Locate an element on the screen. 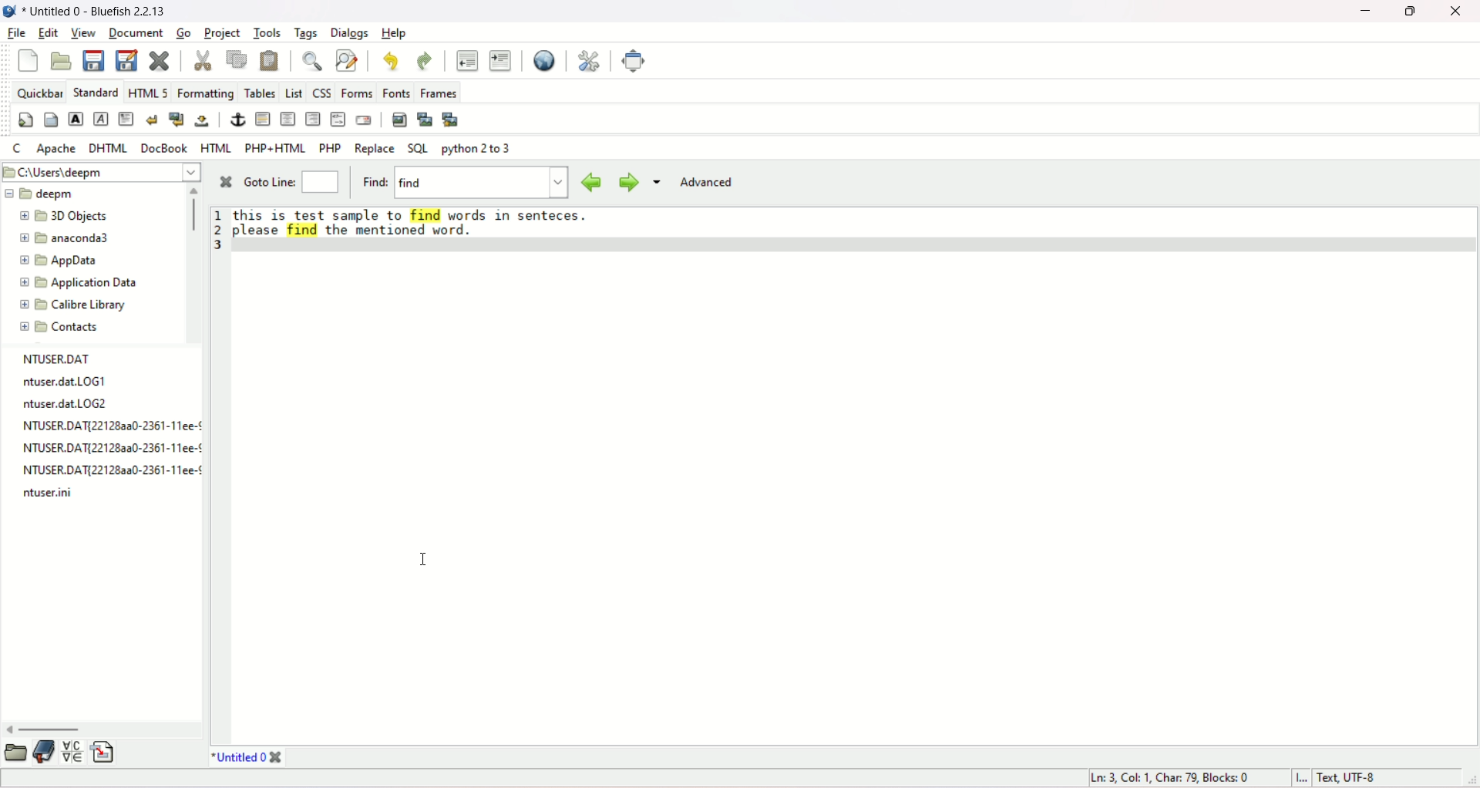  vertical scroll bar is located at coordinates (191, 211).